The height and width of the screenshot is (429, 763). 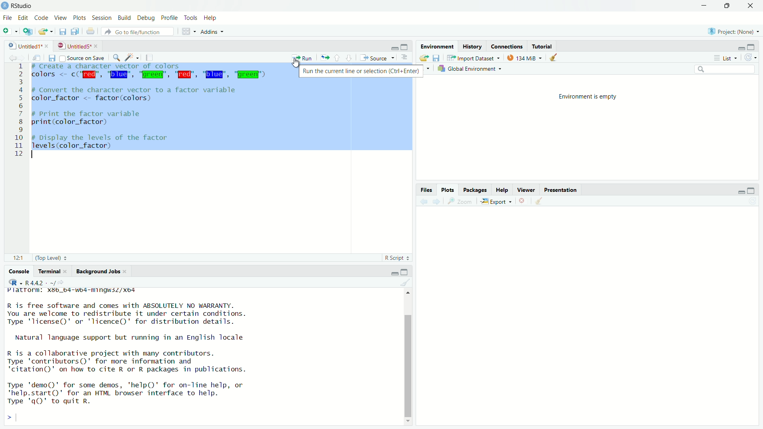 I want to click on help, so click(x=212, y=18).